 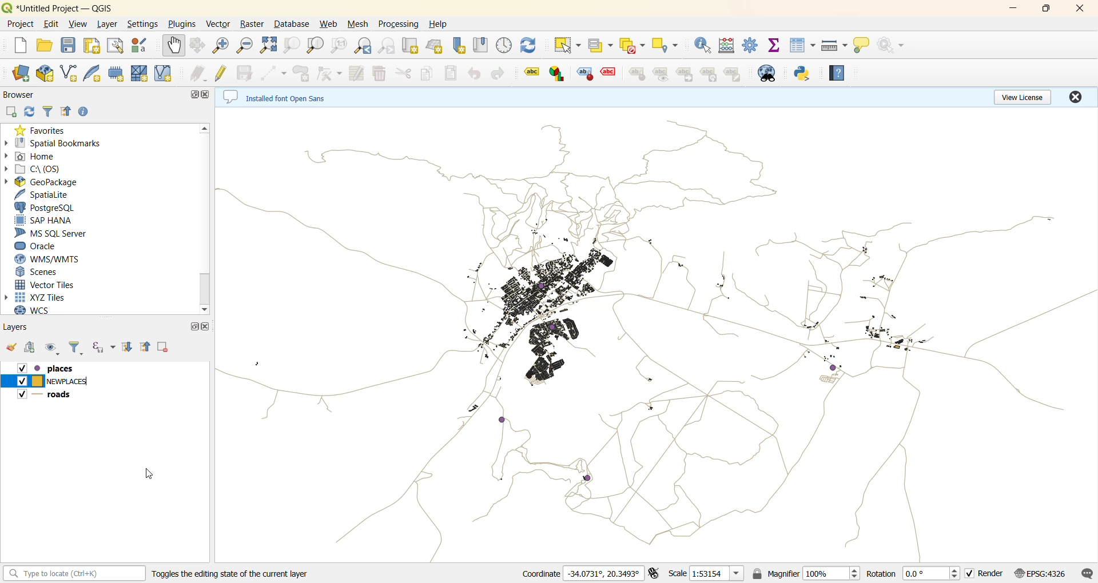 What do you see at coordinates (816, 575) in the screenshot?
I see `magnifier` at bounding box center [816, 575].